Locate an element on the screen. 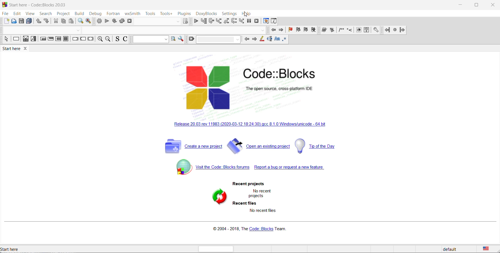  wxSmith is located at coordinates (131, 14).